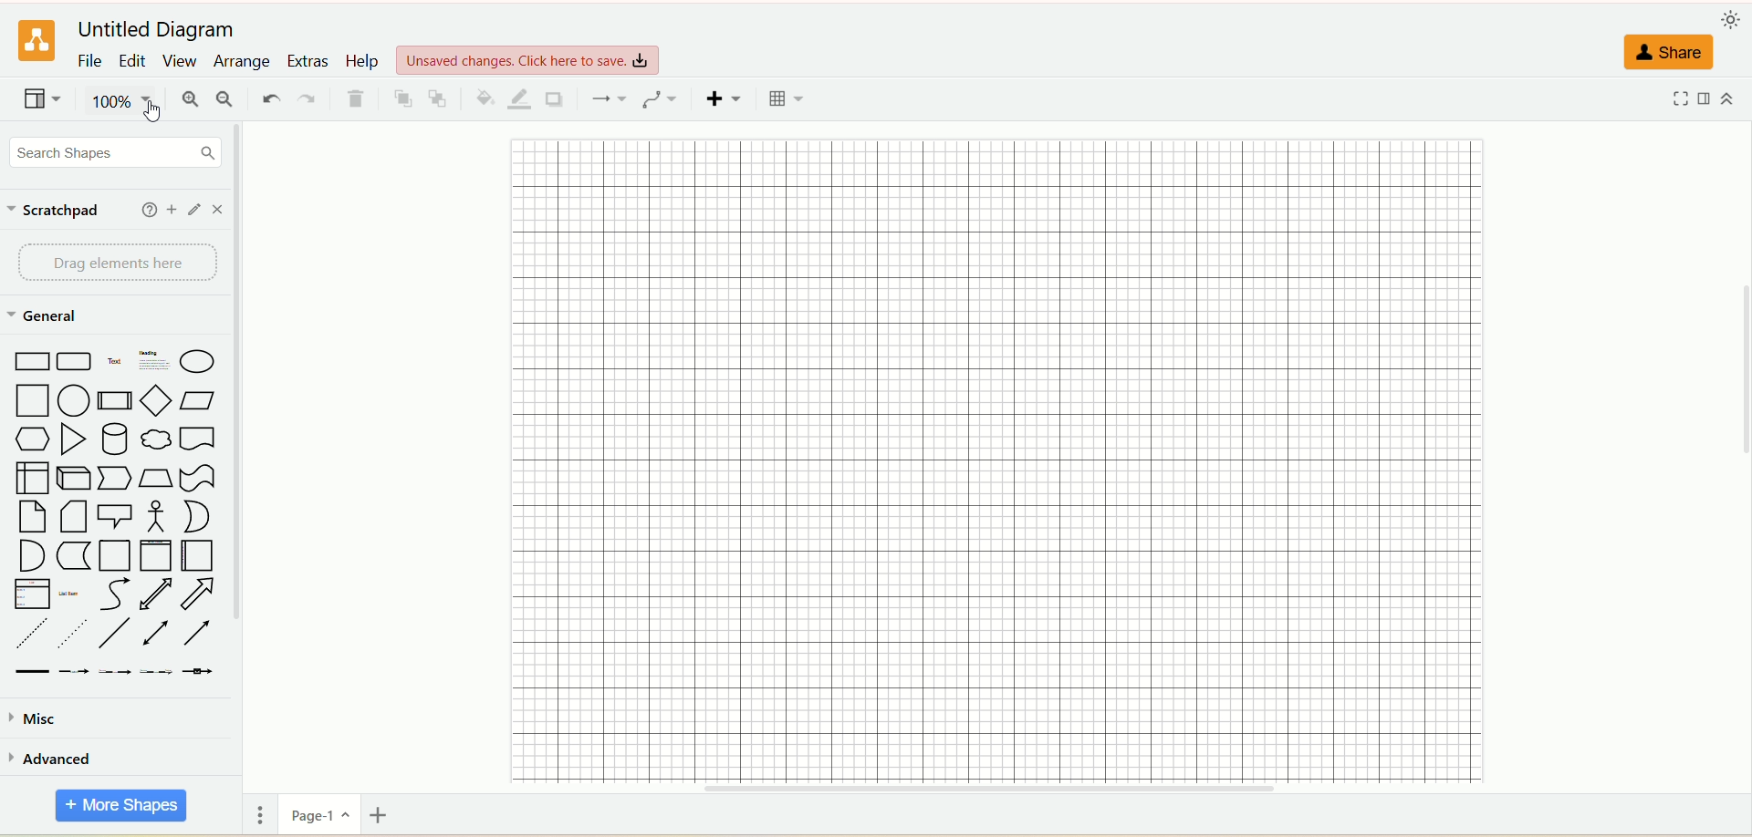 Image resolution: width=1752 pixels, height=837 pixels. I want to click on horizontal scroll bar, so click(1001, 791).